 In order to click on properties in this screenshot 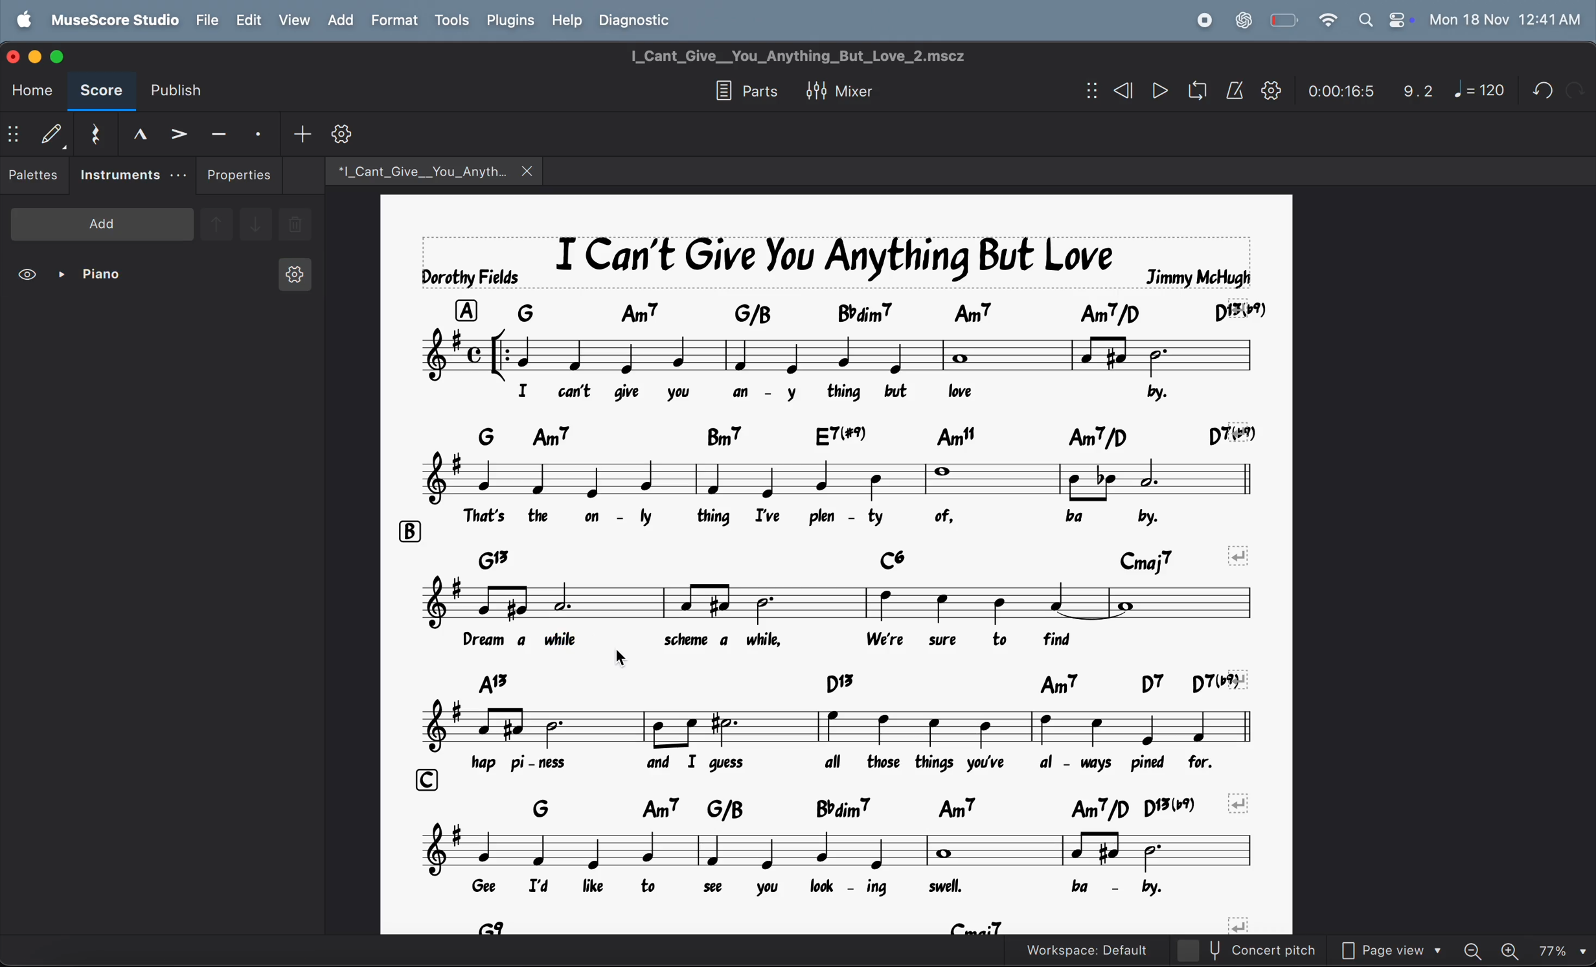, I will do `click(239, 173)`.